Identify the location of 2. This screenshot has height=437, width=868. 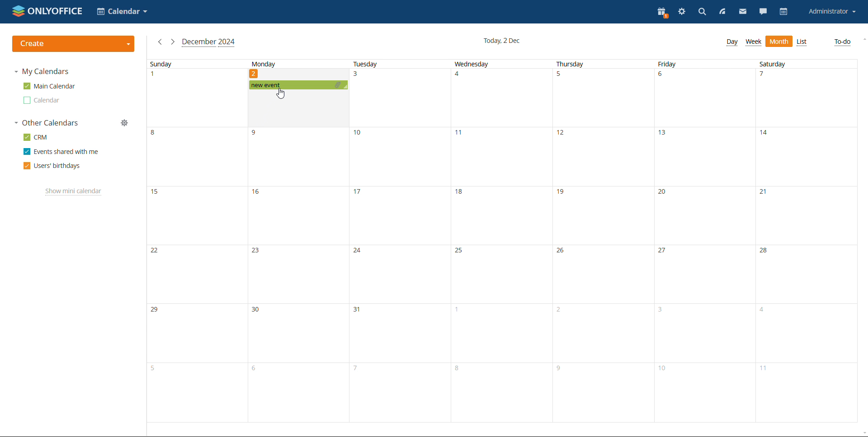
(559, 311).